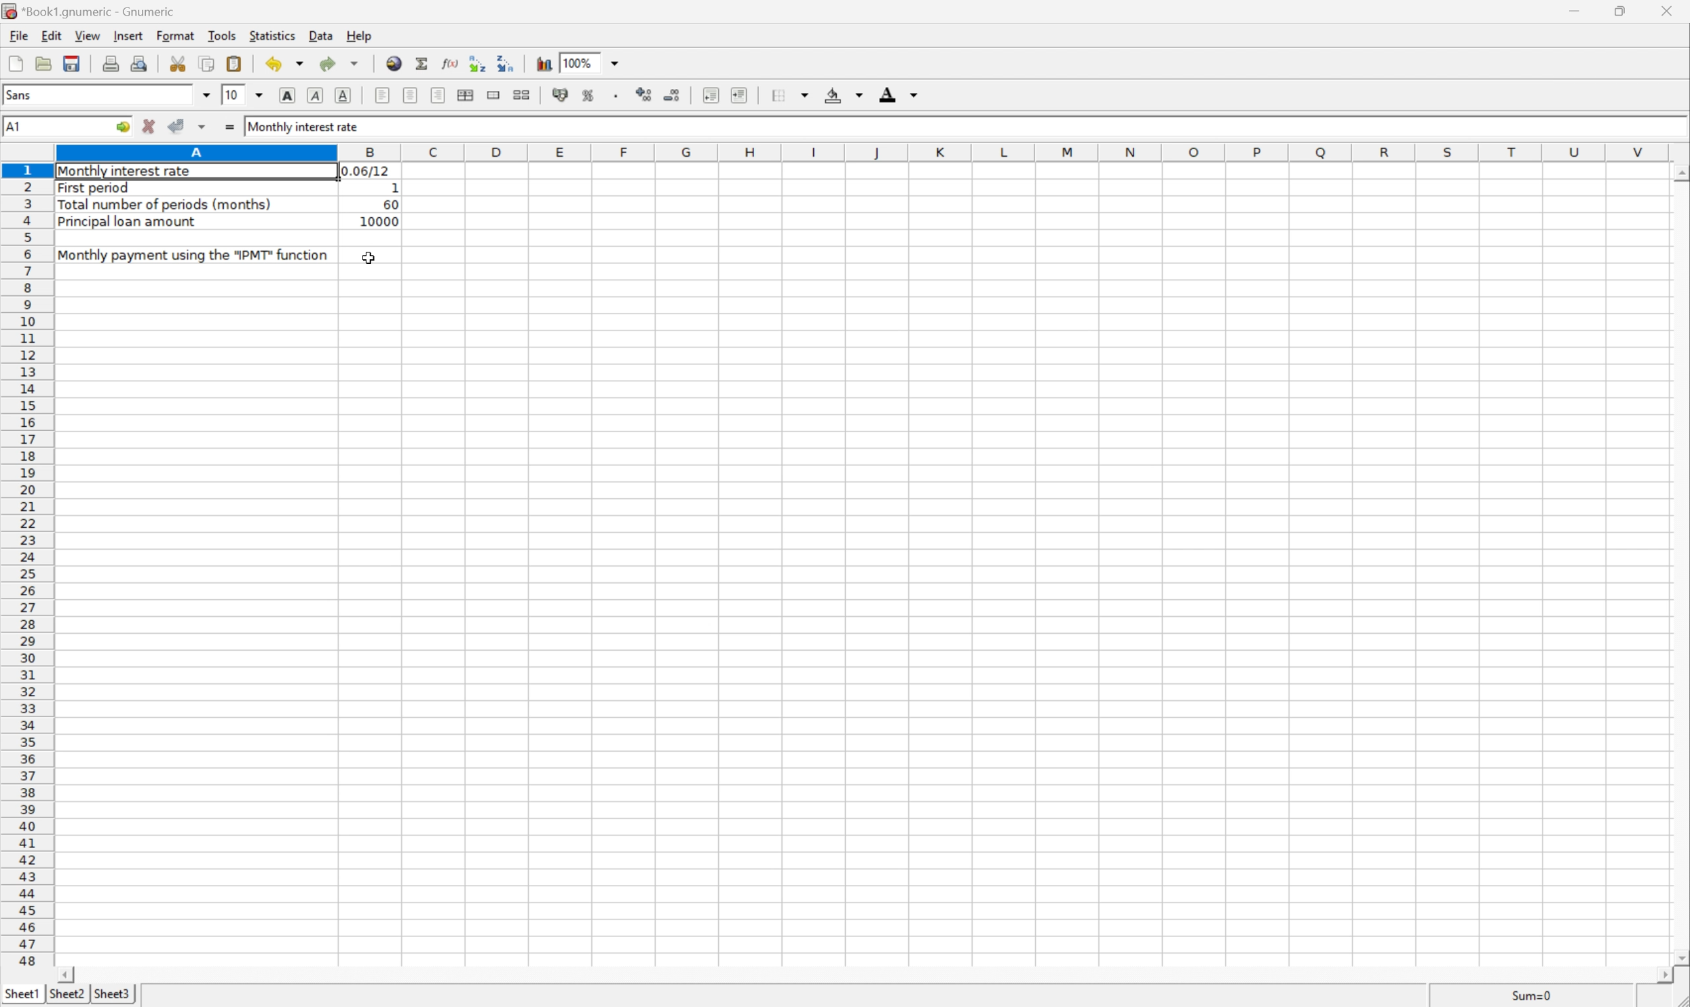  I want to click on Close, so click(1668, 10).